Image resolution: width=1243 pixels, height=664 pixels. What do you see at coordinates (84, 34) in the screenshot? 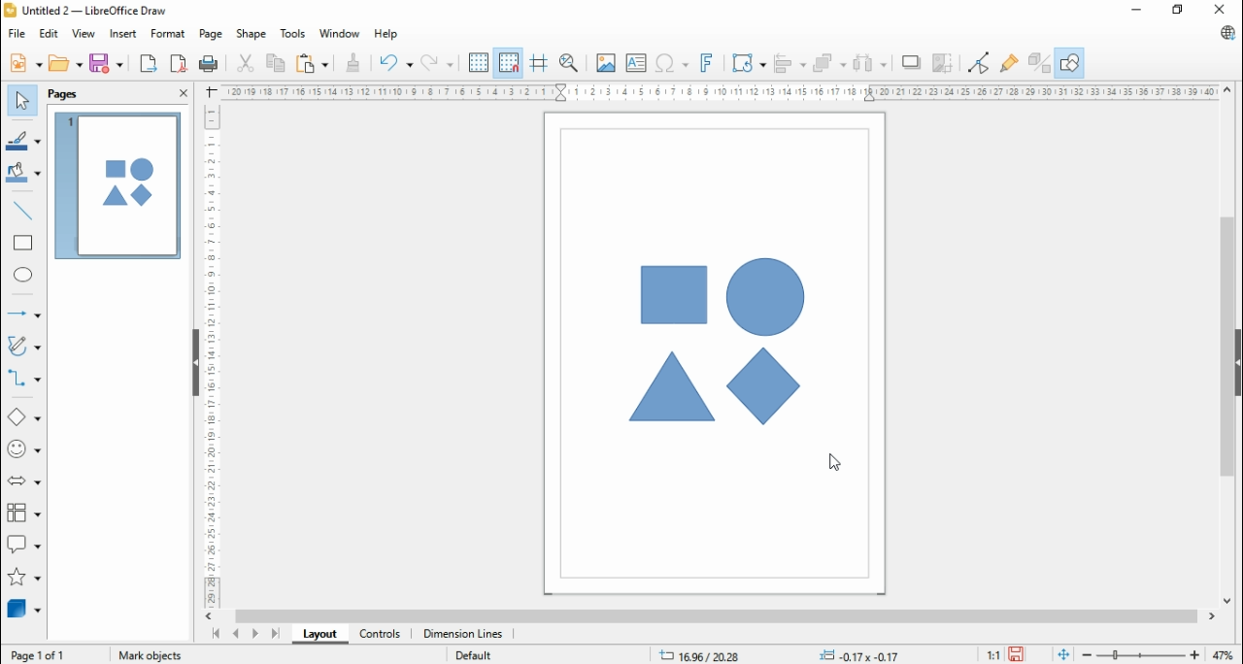
I see `view` at bounding box center [84, 34].